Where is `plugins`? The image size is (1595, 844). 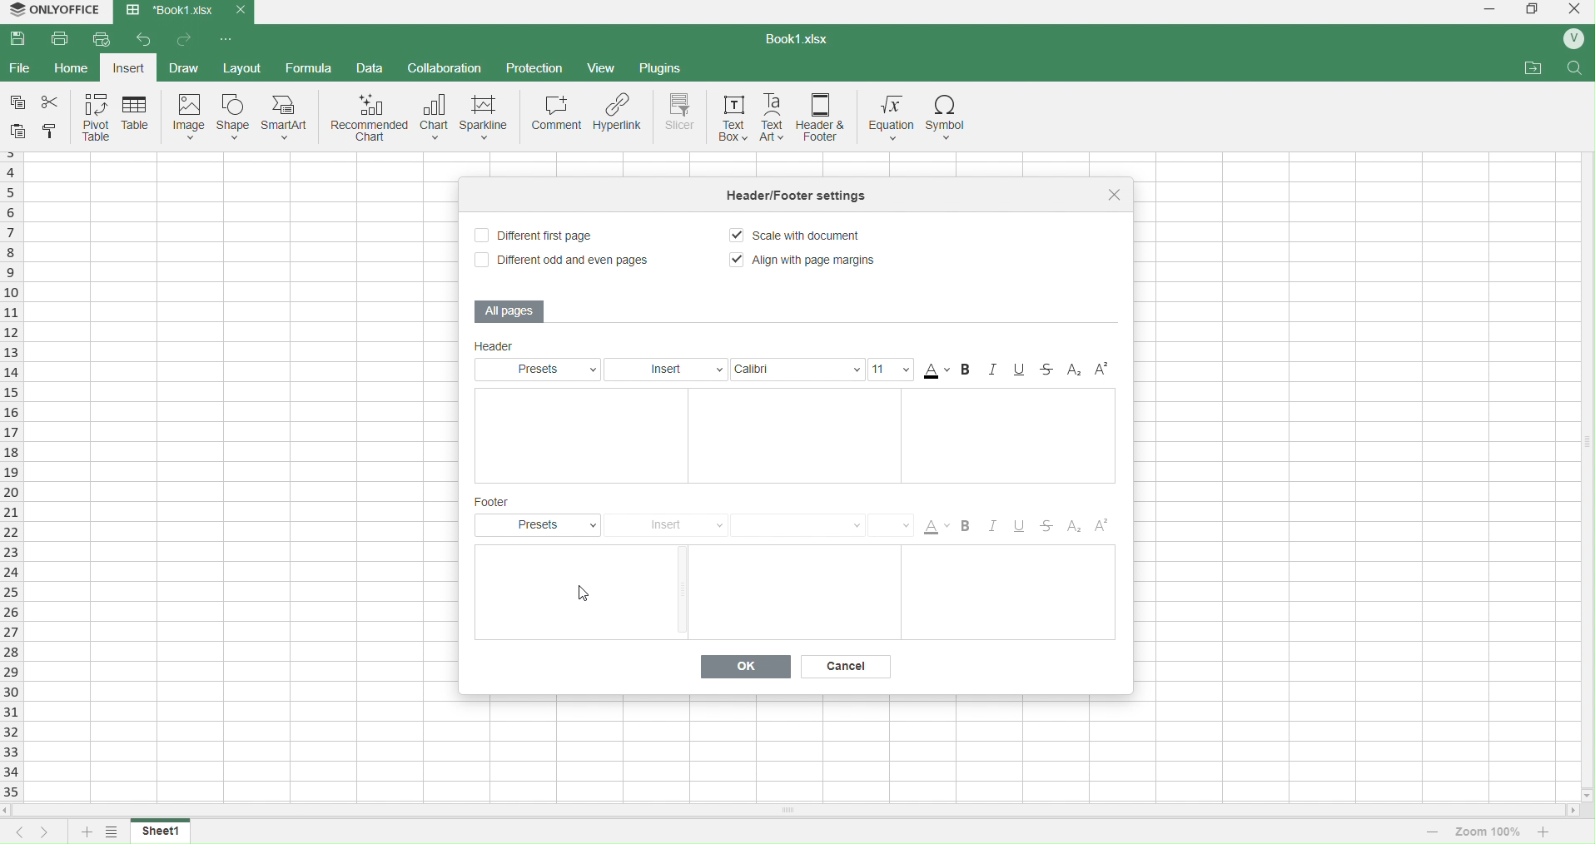
plugins is located at coordinates (665, 68).